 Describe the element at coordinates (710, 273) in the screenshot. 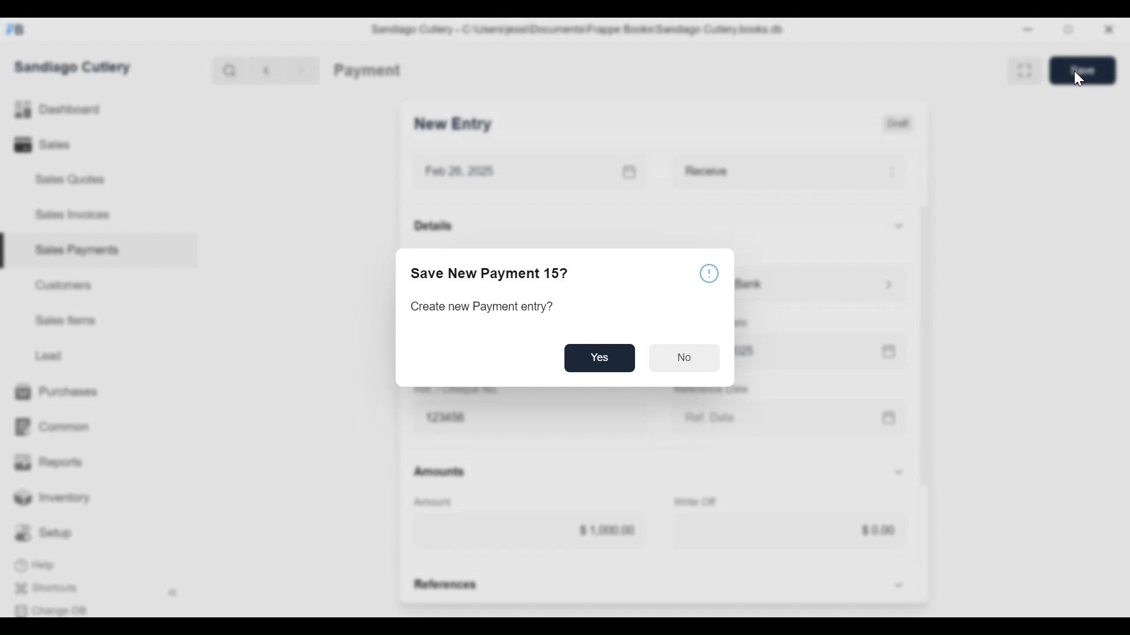

I see `Help` at that location.